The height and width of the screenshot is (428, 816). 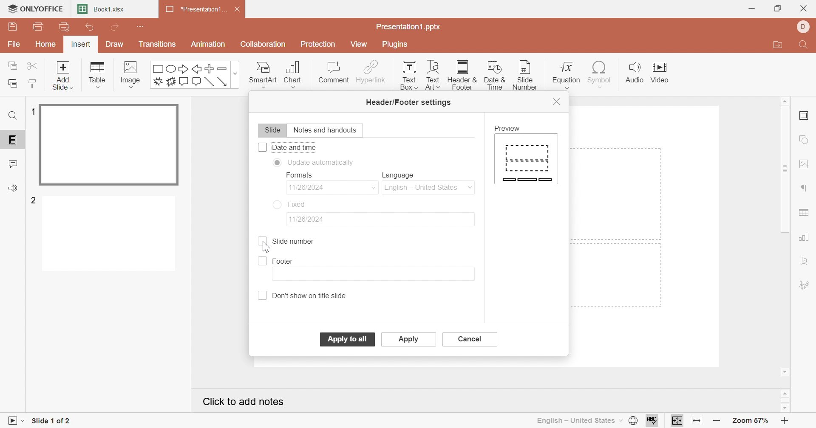 What do you see at coordinates (295, 147) in the screenshot?
I see `Date and Time` at bounding box center [295, 147].